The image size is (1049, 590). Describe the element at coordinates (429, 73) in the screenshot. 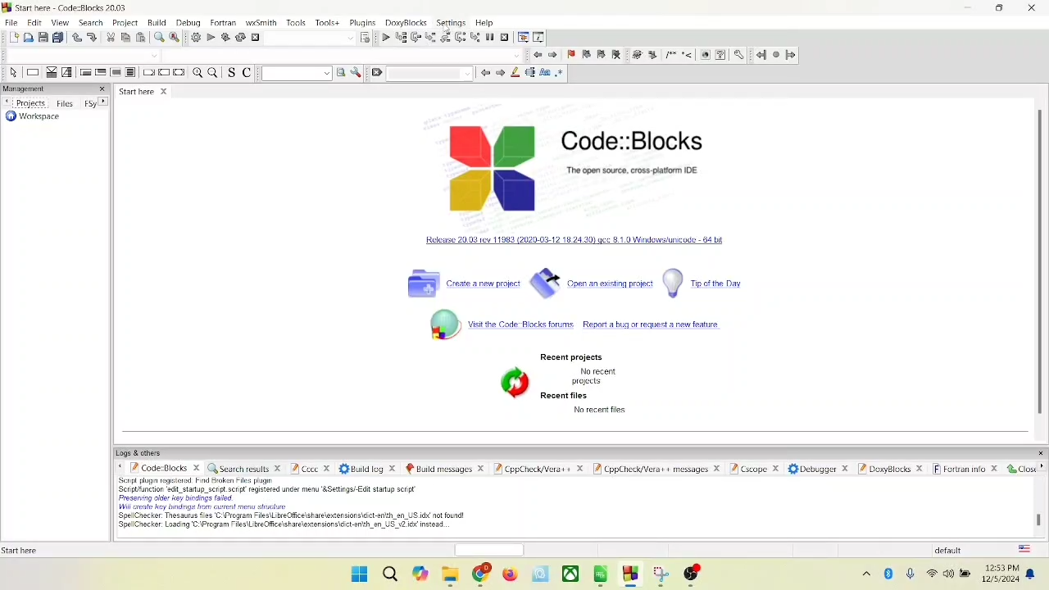

I see `blank space` at that location.